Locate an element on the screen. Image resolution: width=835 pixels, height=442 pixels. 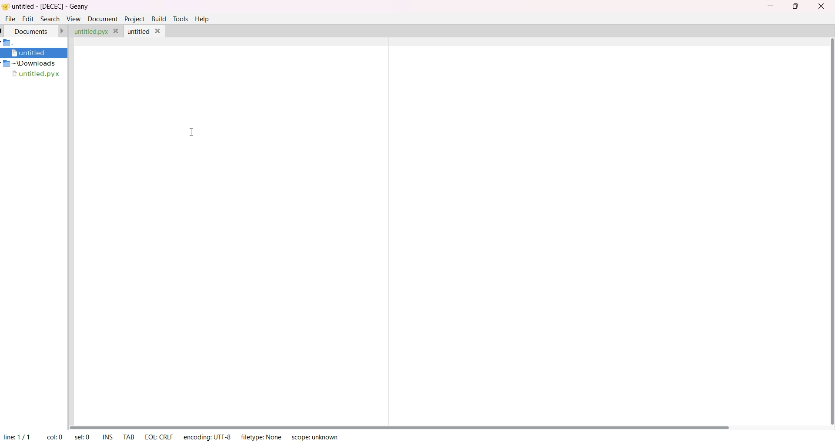
close is located at coordinates (159, 30).